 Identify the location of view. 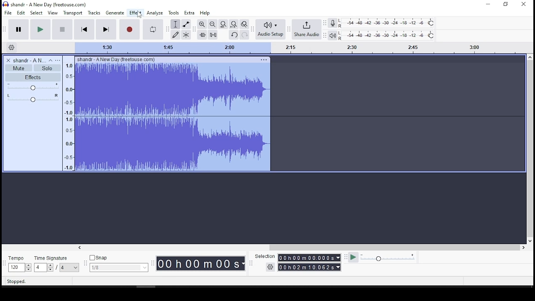
(53, 13).